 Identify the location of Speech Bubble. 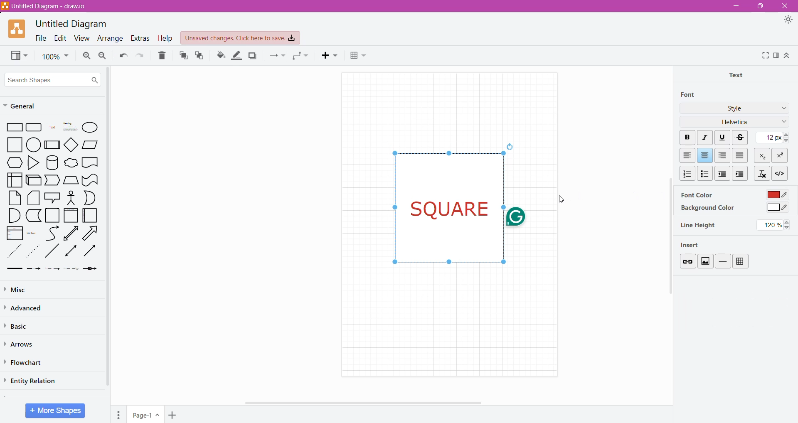
(53, 197).